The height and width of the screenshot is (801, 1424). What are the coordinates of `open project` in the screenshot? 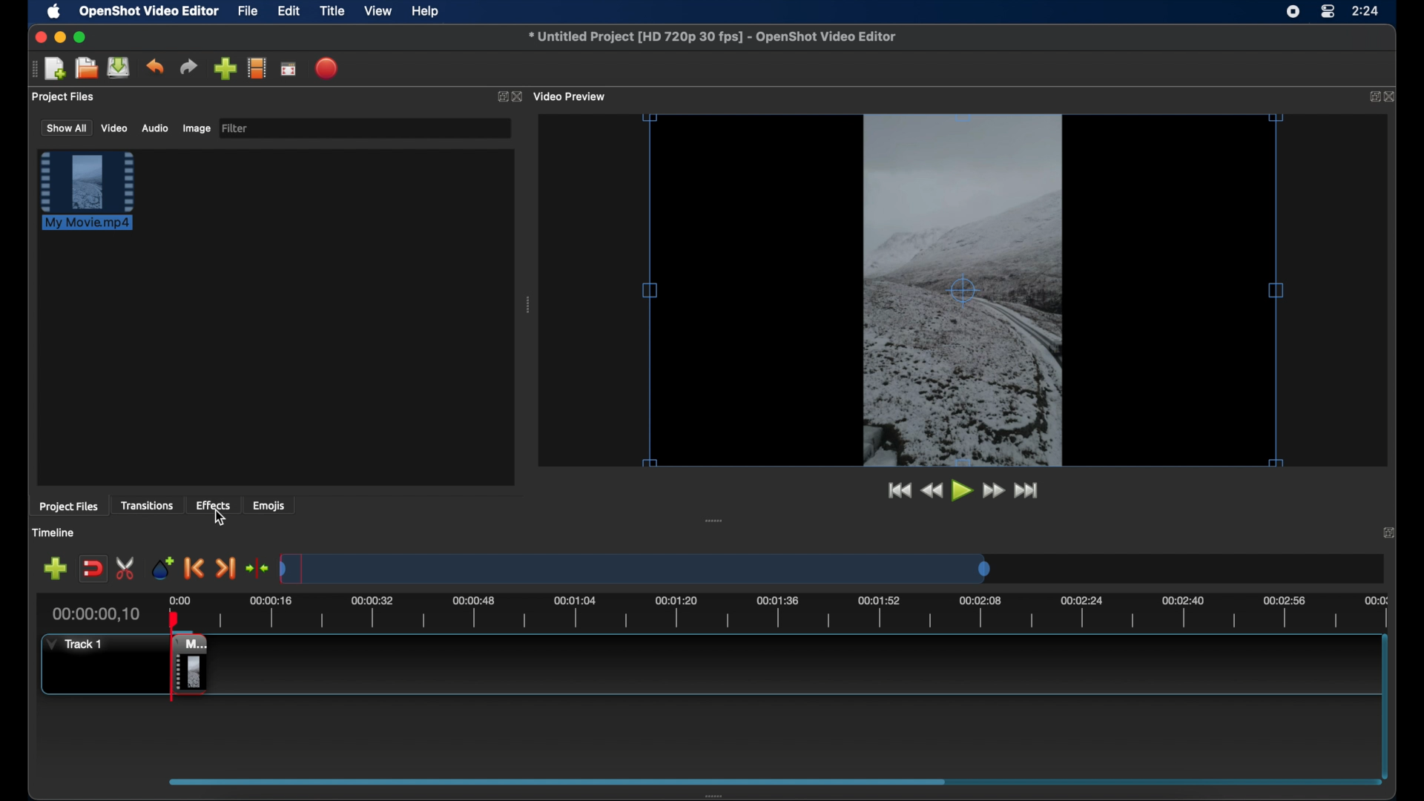 It's located at (86, 68).